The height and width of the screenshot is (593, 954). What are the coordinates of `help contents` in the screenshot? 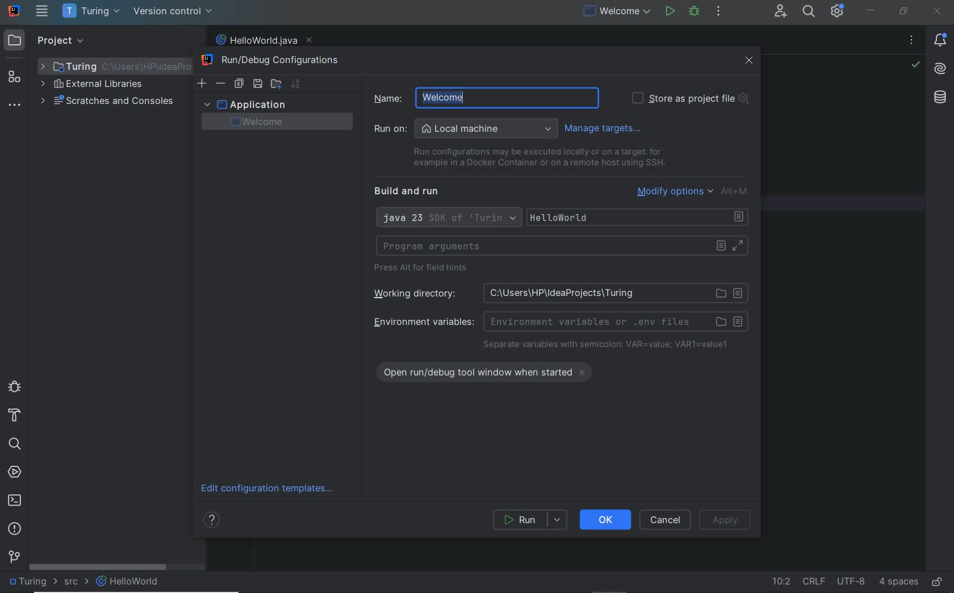 It's located at (214, 521).